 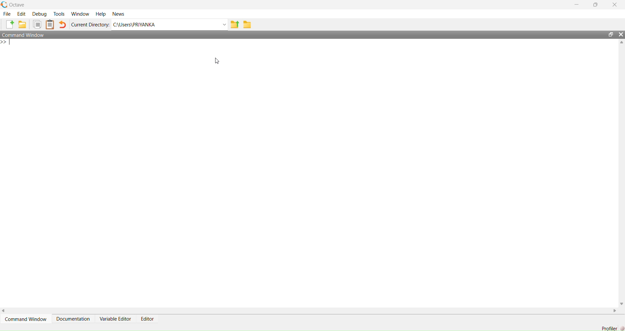 What do you see at coordinates (17, 4) in the screenshot?
I see `Octave` at bounding box center [17, 4].